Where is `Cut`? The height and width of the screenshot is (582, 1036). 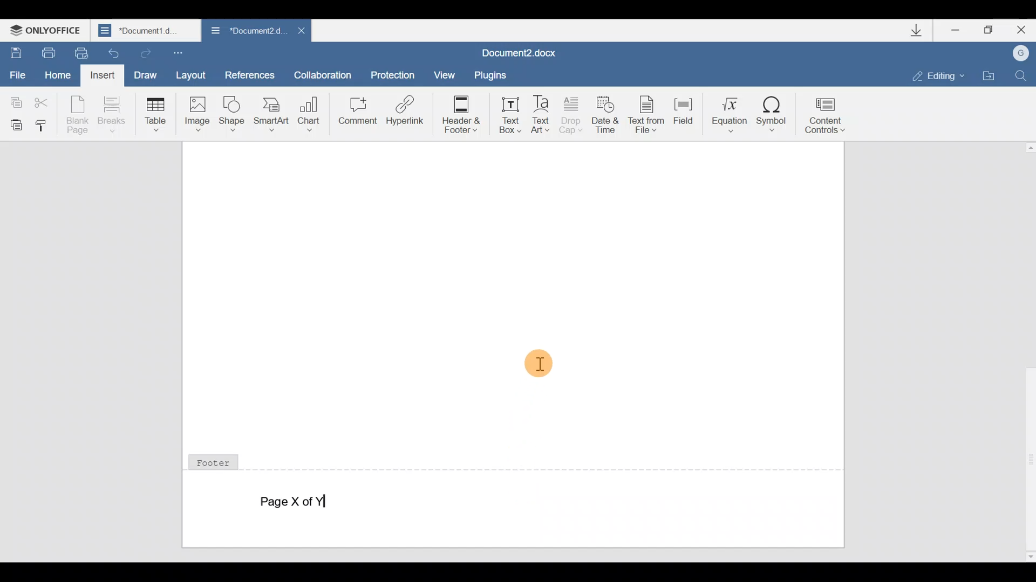
Cut is located at coordinates (44, 103).